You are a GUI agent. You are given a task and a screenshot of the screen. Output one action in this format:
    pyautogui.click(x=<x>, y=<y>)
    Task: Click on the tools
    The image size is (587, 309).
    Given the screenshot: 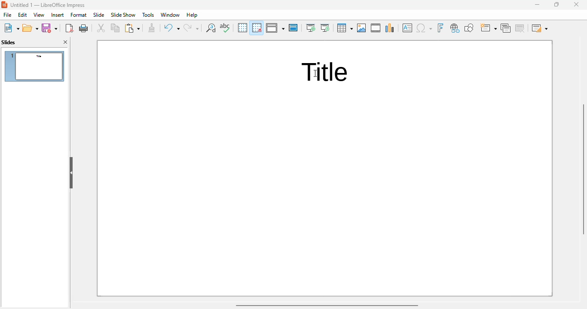 What is the action you would take?
    pyautogui.click(x=148, y=15)
    